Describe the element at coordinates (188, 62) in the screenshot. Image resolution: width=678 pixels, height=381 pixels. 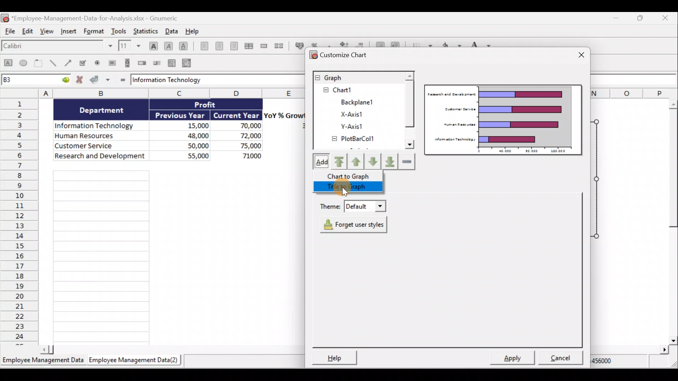
I see `Create a combo box` at that location.